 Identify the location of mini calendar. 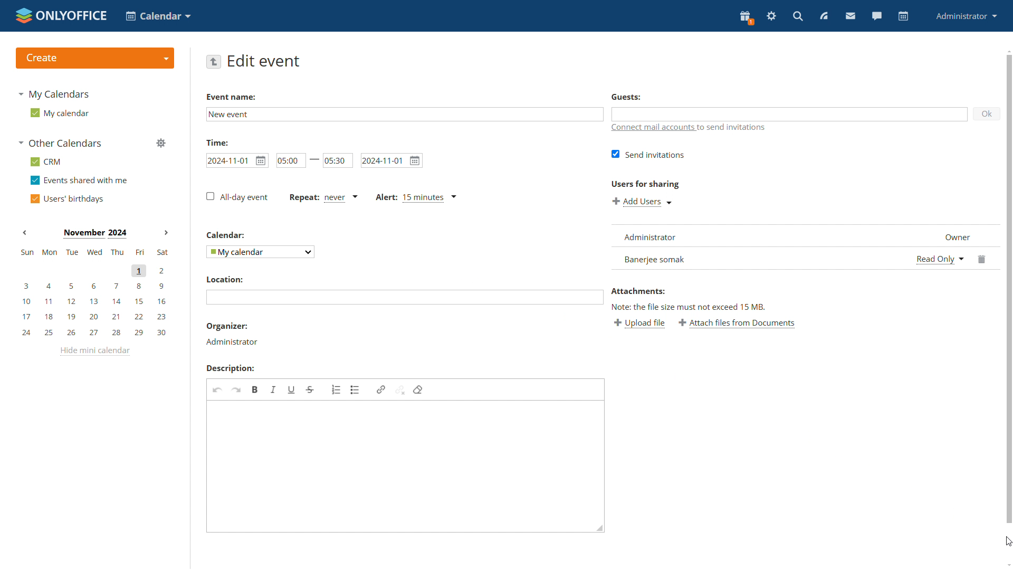
(94, 292).